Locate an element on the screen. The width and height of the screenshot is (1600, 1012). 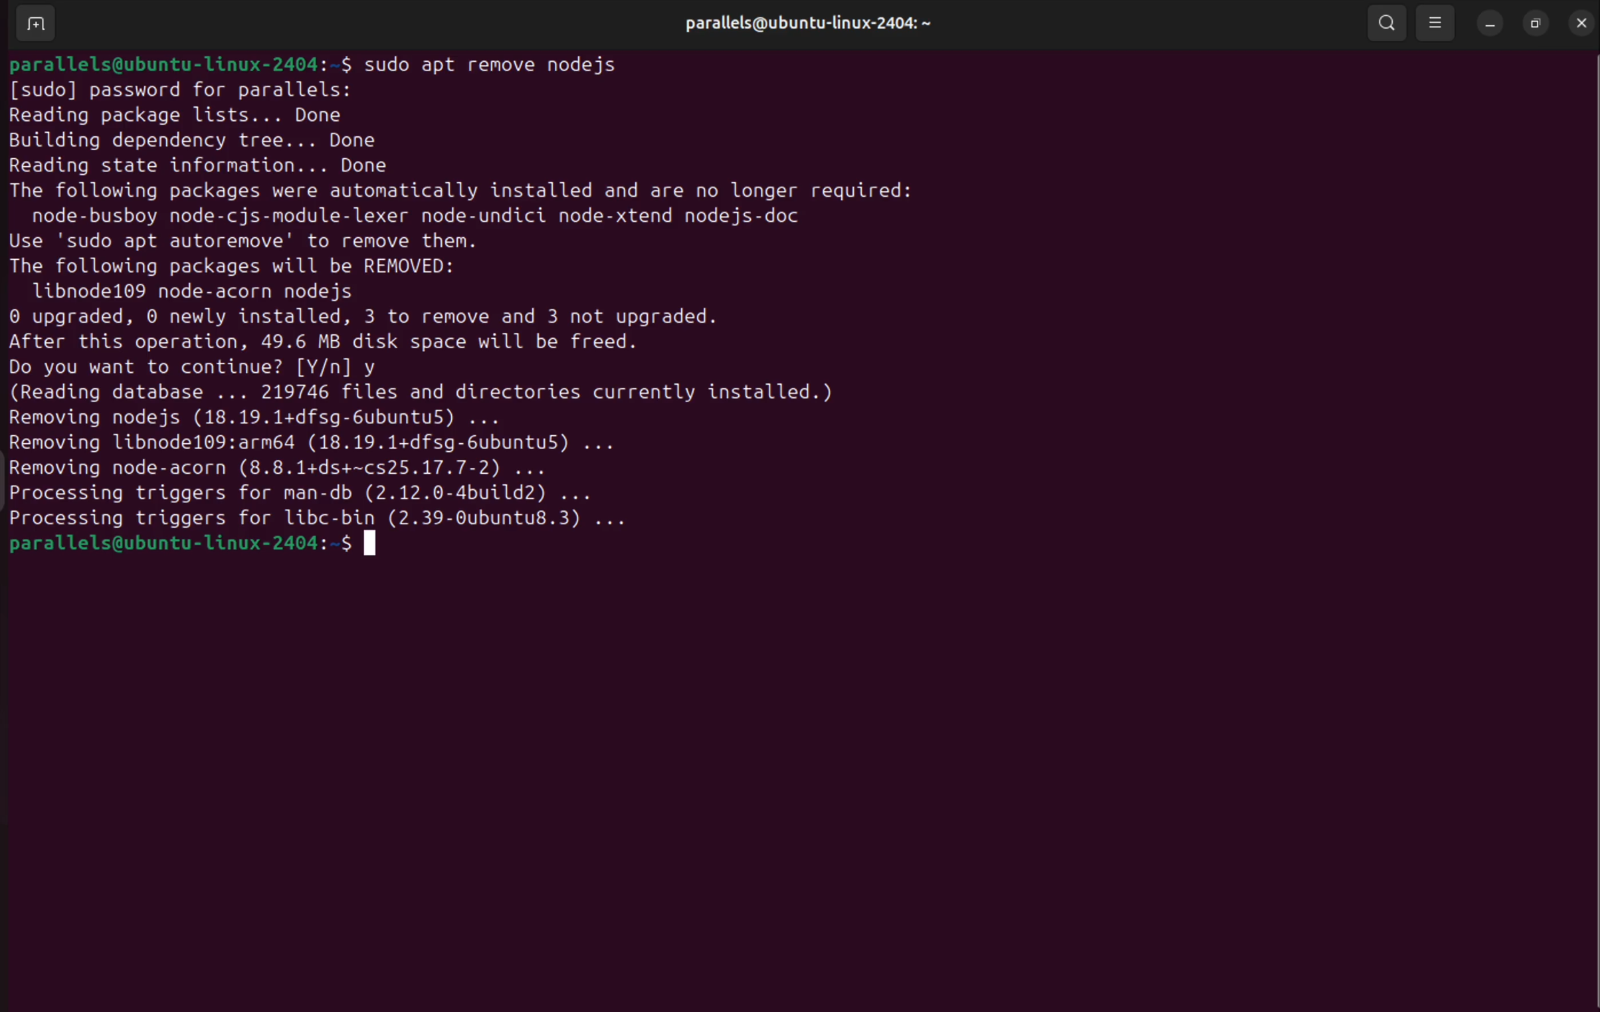
y is located at coordinates (378, 367).